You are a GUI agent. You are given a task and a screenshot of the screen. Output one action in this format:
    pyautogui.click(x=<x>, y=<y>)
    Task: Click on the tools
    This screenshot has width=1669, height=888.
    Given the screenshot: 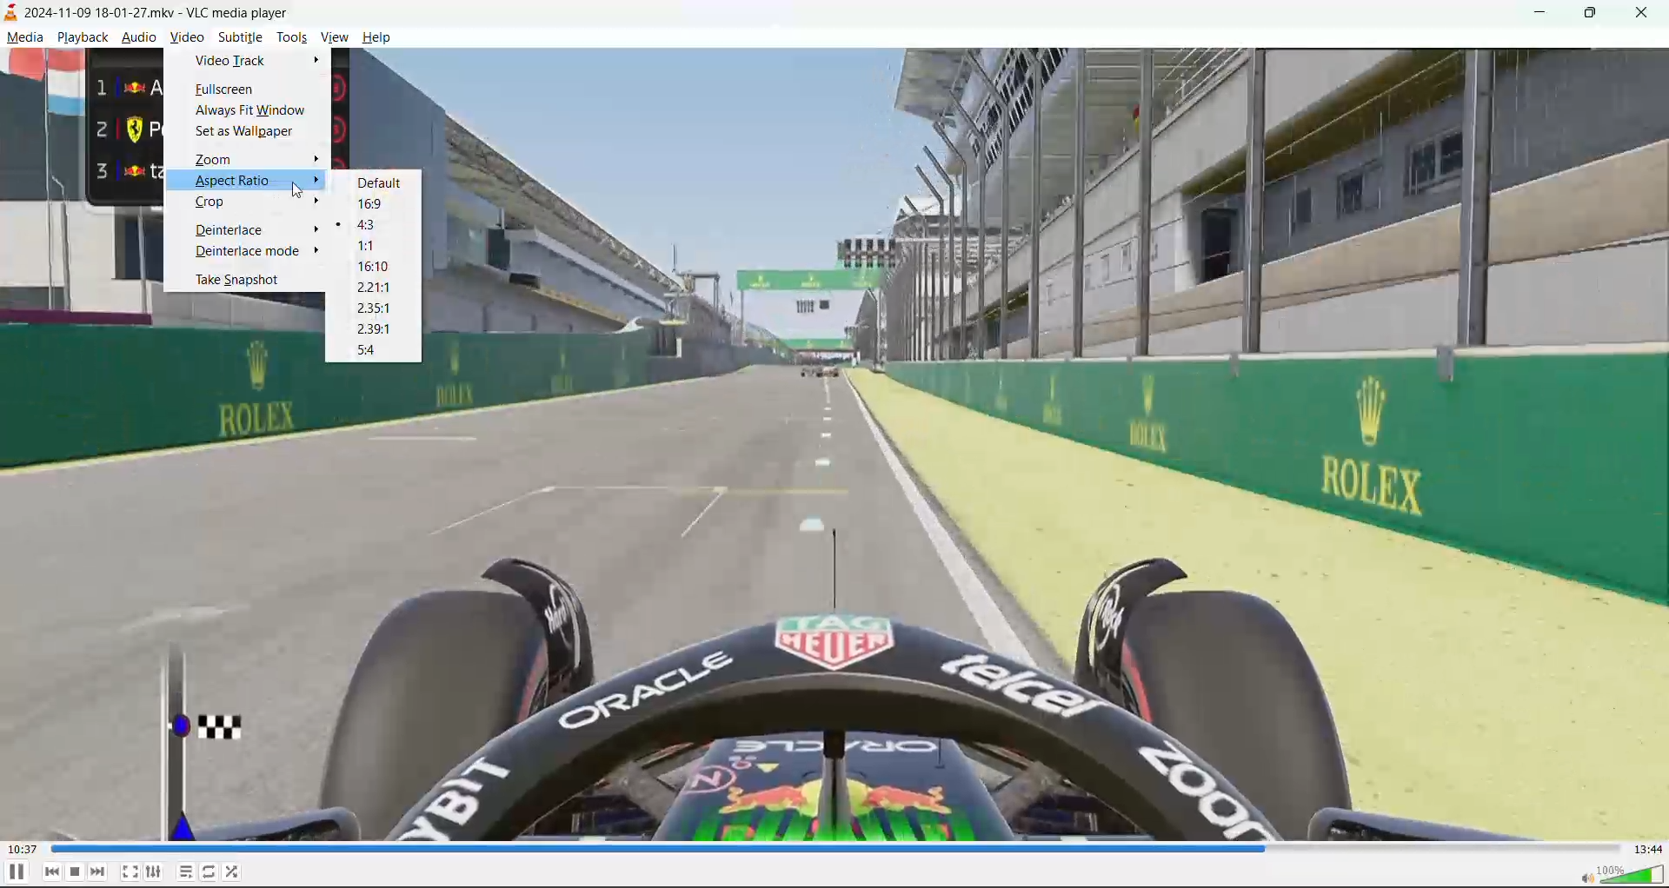 What is the action you would take?
    pyautogui.click(x=292, y=39)
    